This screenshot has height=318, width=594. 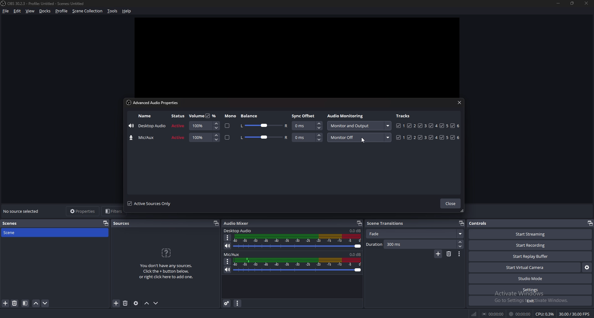 What do you see at coordinates (360, 125) in the screenshot?
I see `monitor and output` at bounding box center [360, 125].